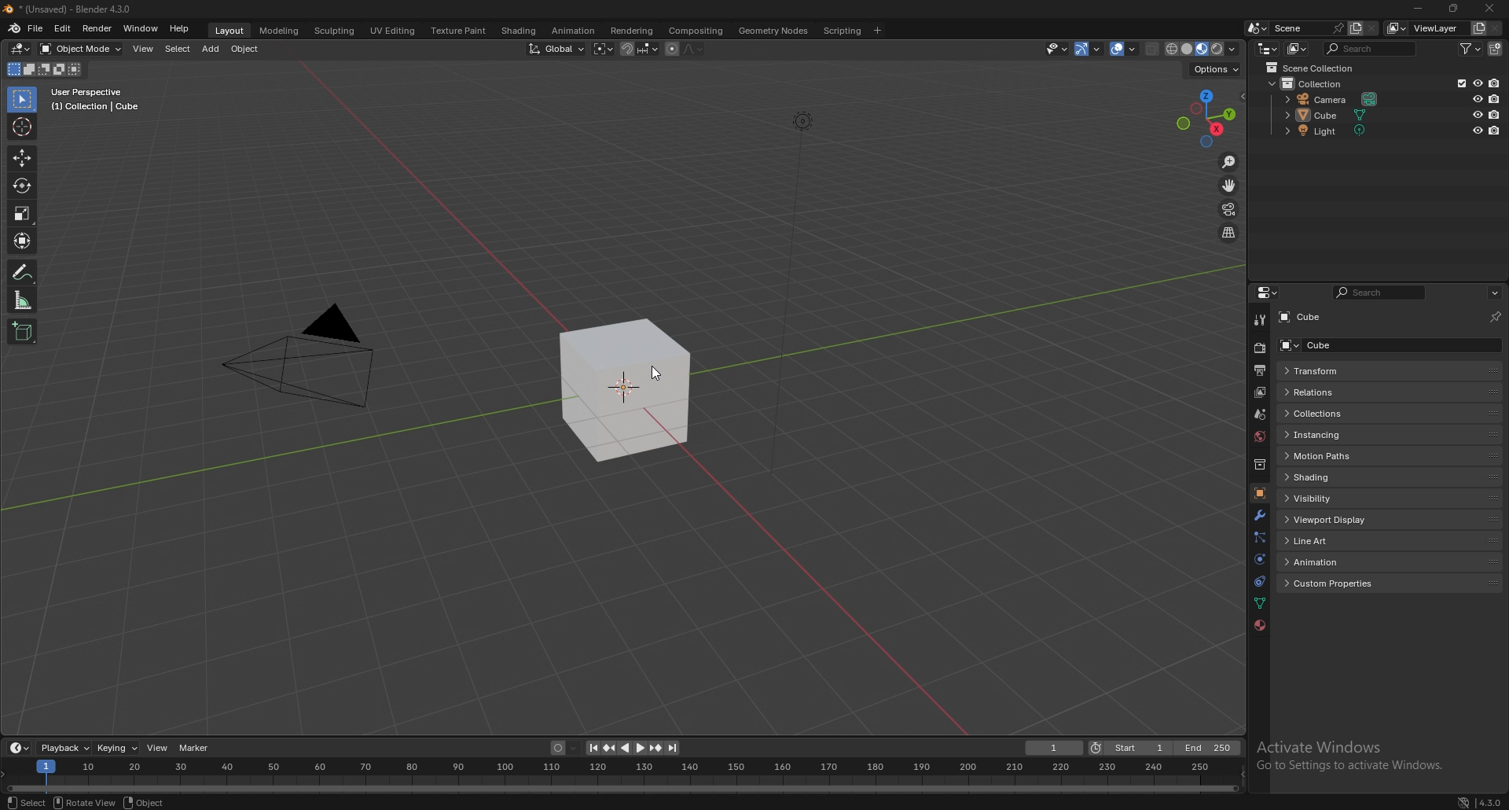 This screenshot has height=810, width=1509. Describe the element at coordinates (1229, 186) in the screenshot. I see `move` at that location.